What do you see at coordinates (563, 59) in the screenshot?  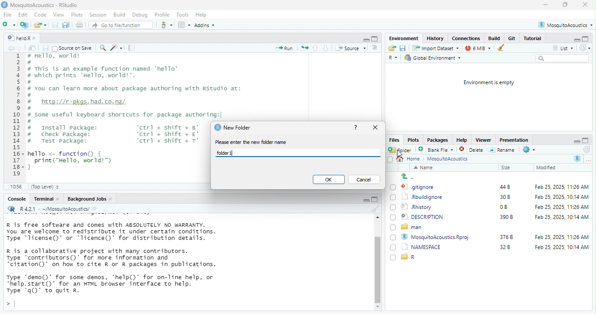 I see `search bar` at bounding box center [563, 59].